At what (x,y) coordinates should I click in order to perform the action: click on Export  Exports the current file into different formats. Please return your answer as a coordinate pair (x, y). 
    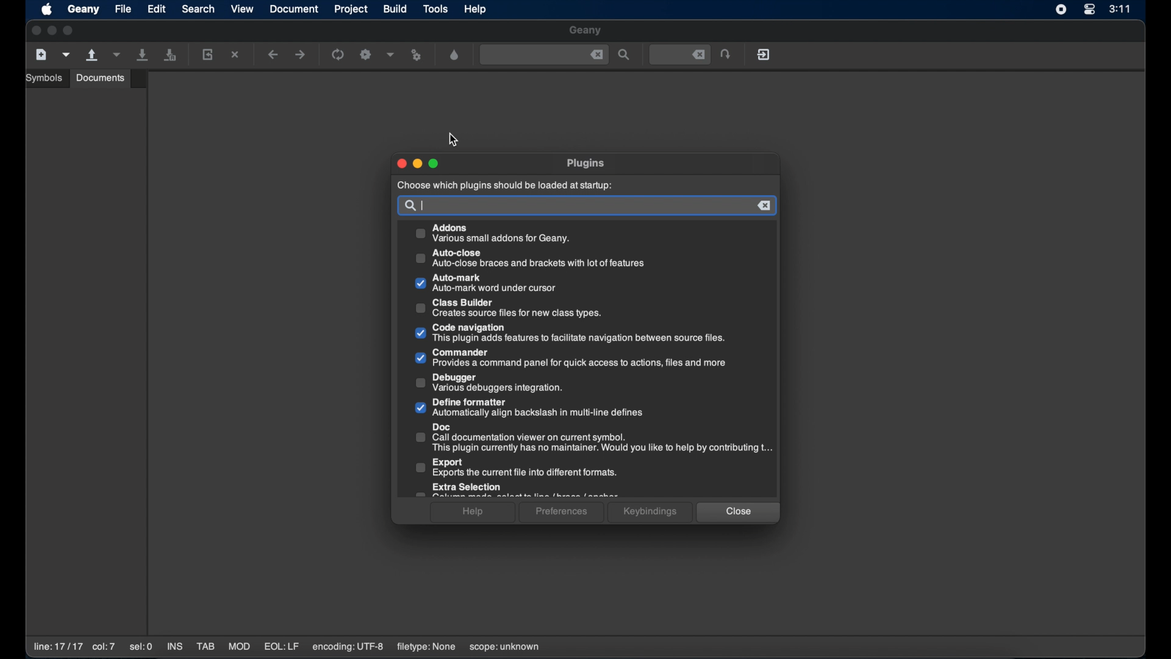
    Looking at the image, I should click on (515, 467).